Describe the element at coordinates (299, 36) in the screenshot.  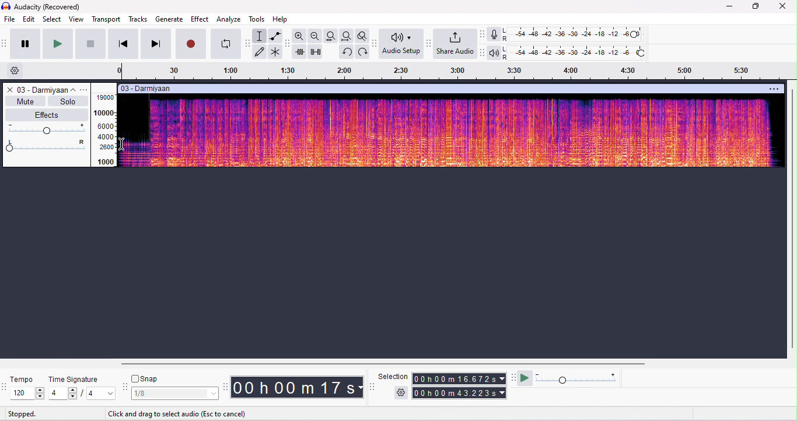
I see `zoom in` at that location.